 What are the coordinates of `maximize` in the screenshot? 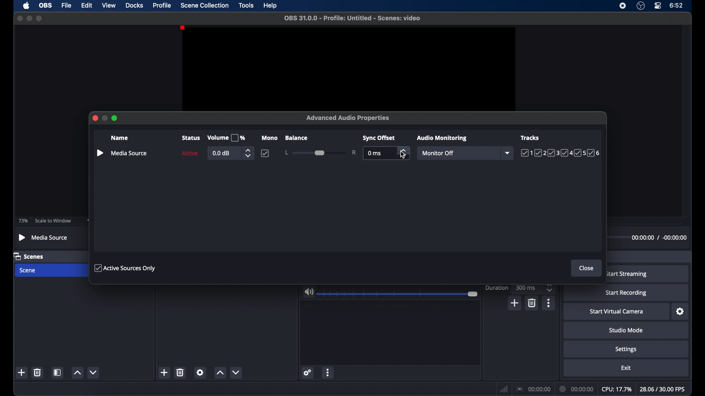 It's located at (115, 118).